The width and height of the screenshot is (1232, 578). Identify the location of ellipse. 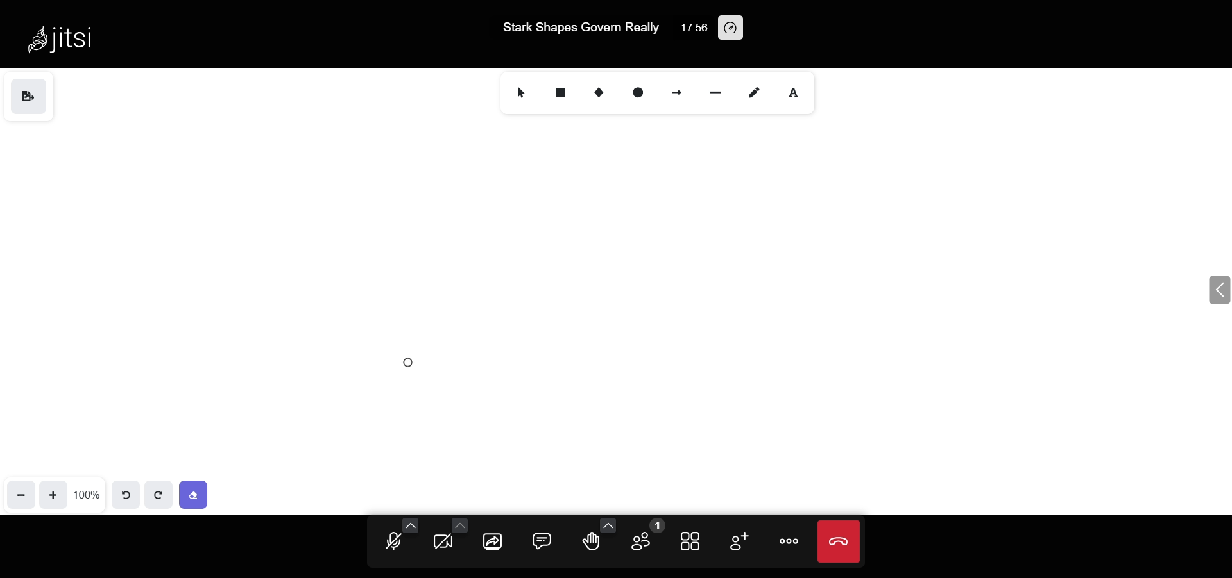
(637, 92).